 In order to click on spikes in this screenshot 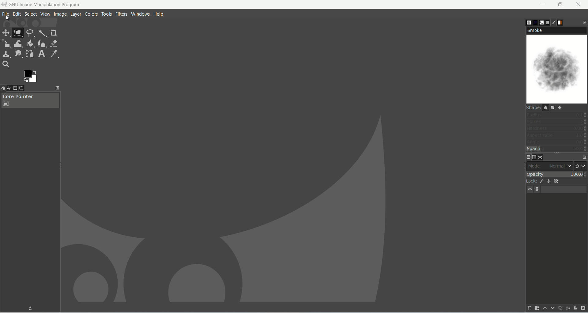, I will do `click(557, 121)`.